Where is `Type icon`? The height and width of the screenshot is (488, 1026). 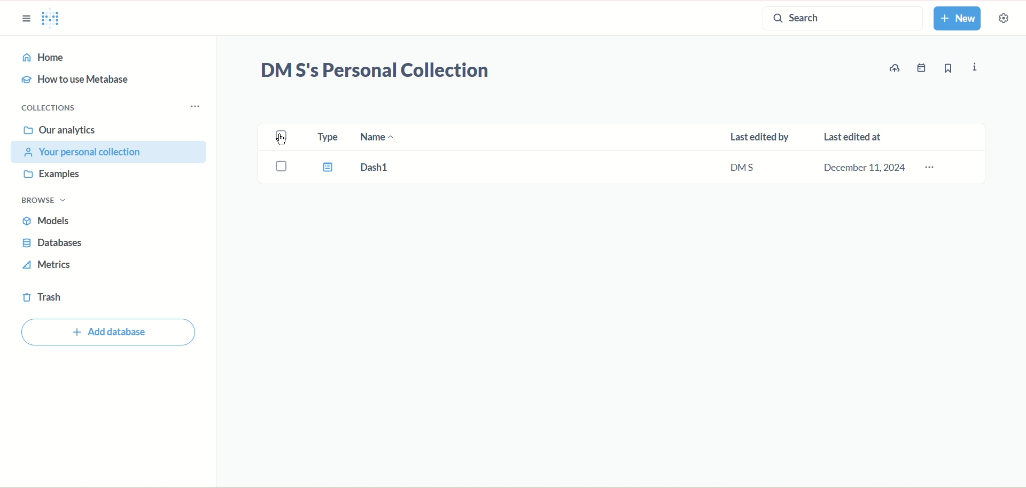 Type icon is located at coordinates (325, 167).